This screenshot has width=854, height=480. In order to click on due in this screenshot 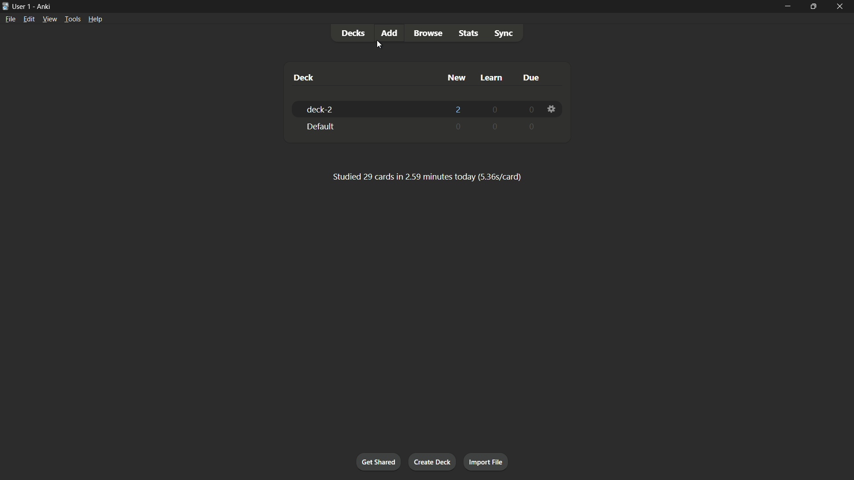, I will do `click(530, 77)`.